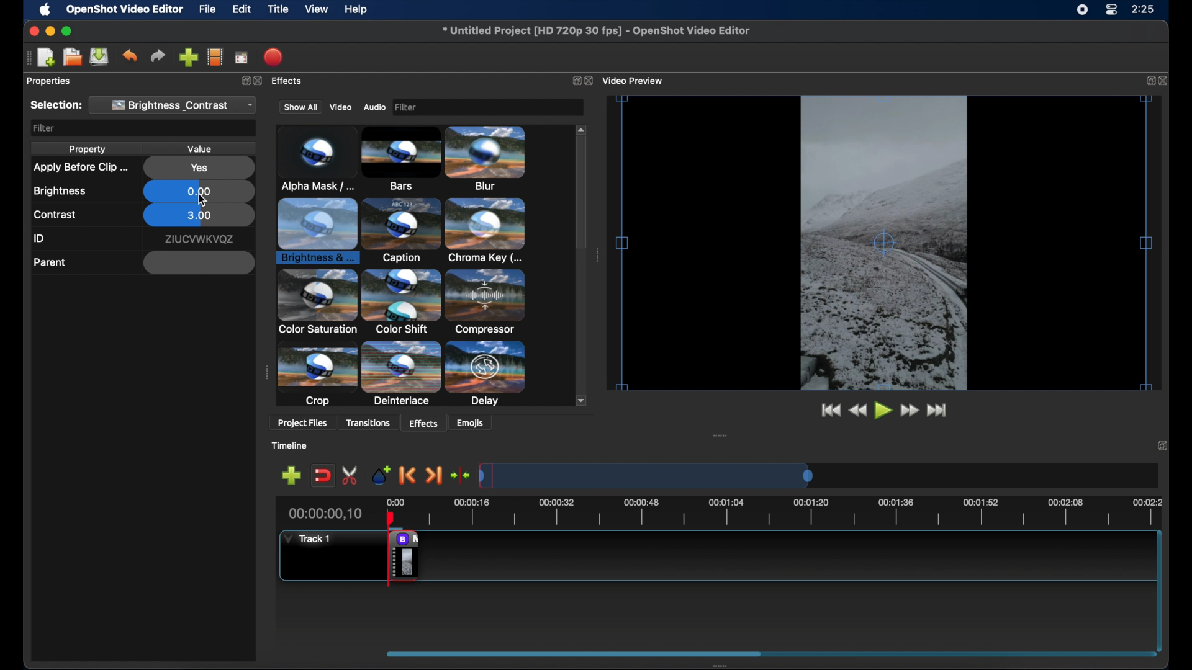 This screenshot has width=1192, height=670. What do you see at coordinates (31, 31) in the screenshot?
I see `close` at bounding box center [31, 31].